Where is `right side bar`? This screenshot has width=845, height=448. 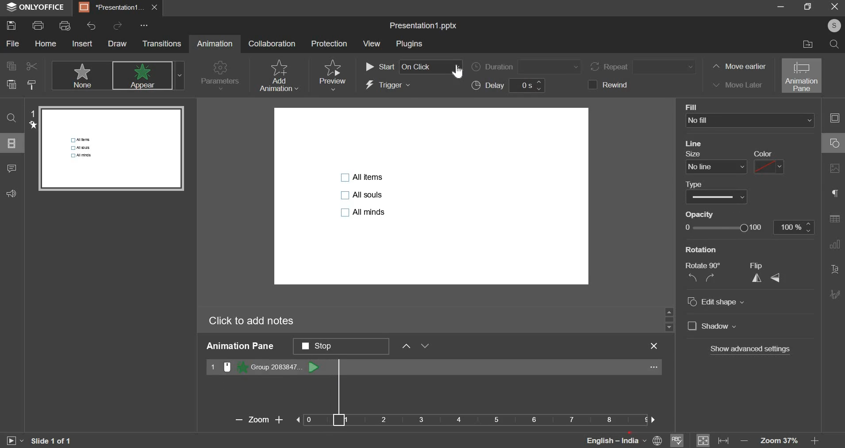 right side bar is located at coordinates (834, 206).